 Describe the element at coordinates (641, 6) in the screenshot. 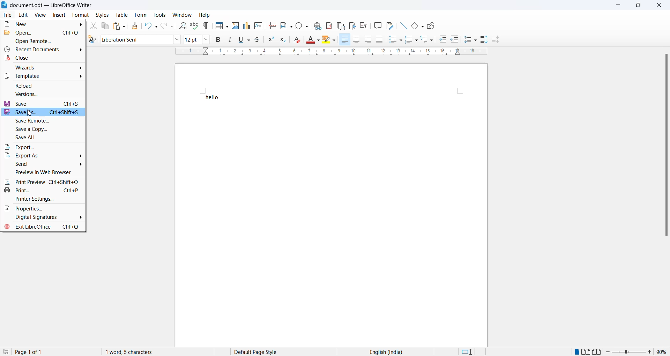

I see `maximize` at that location.